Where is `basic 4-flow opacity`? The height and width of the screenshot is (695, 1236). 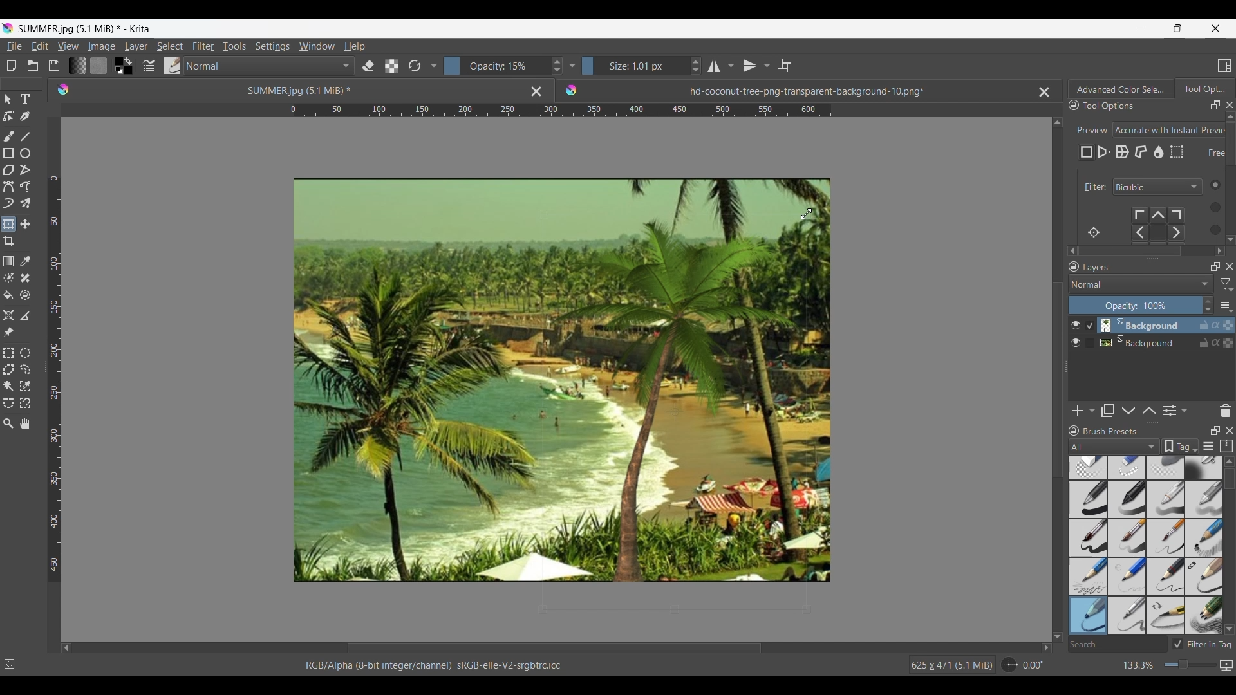
basic 4-flow opacity is located at coordinates (1203, 499).